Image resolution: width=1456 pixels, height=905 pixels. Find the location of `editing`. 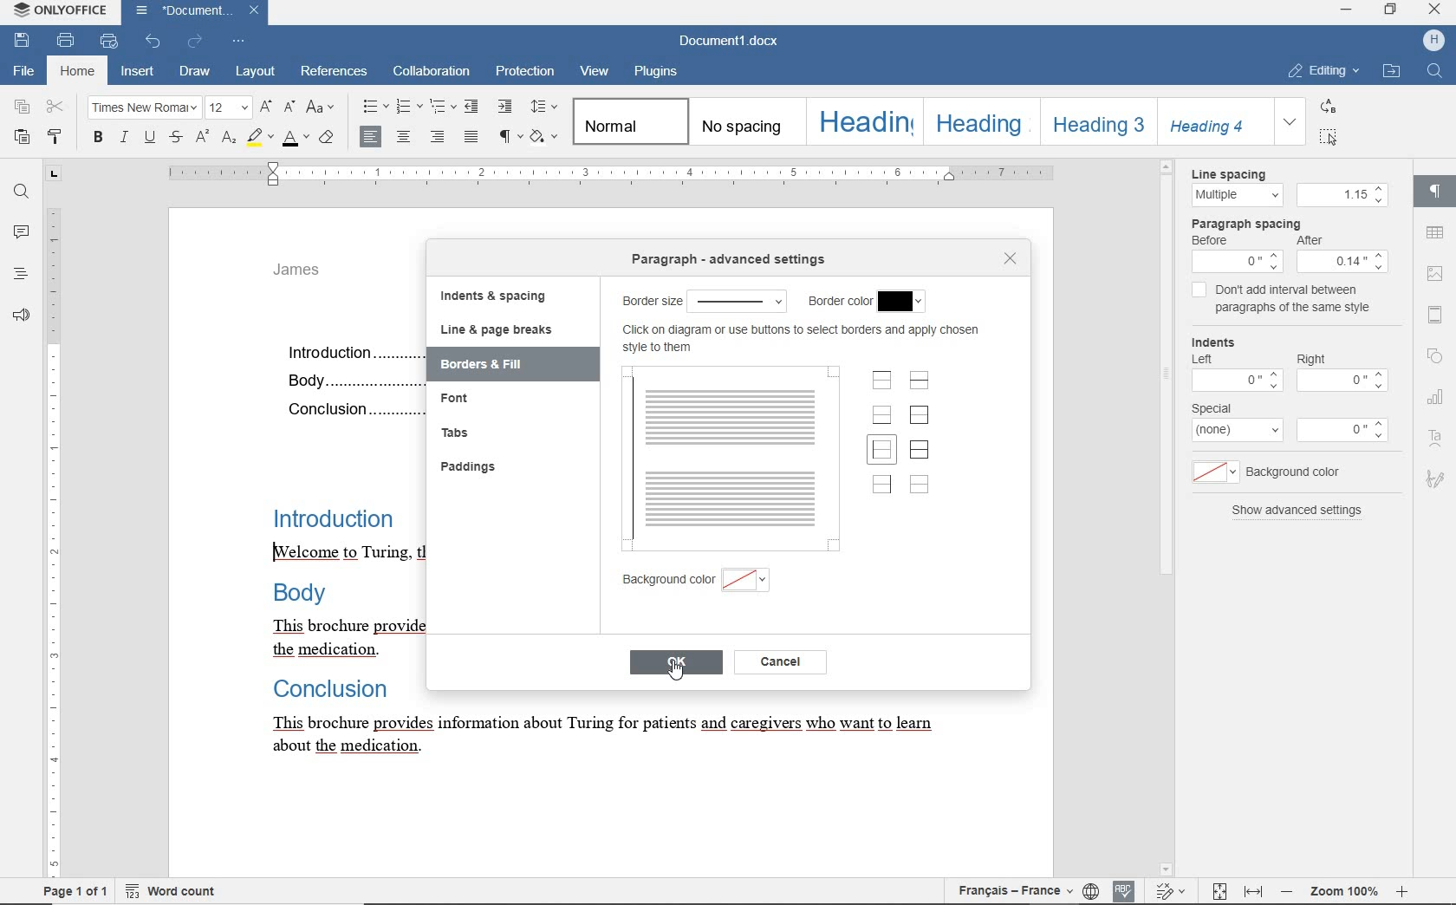

editing is located at coordinates (1324, 71).